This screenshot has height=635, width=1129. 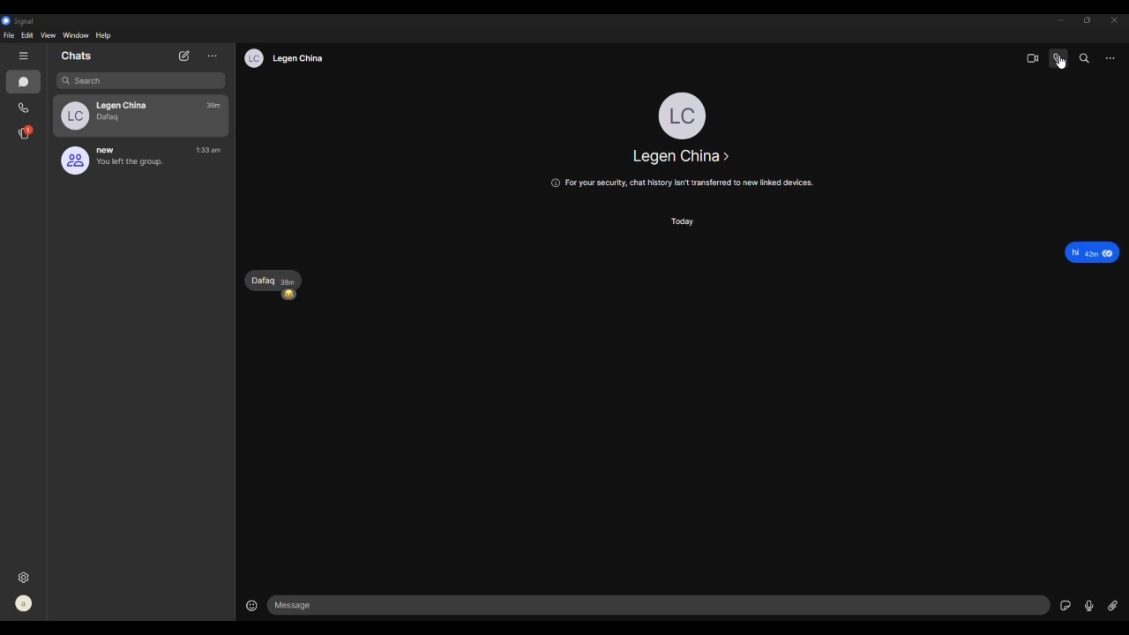 What do you see at coordinates (1059, 63) in the screenshot?
I see `cursor` at bounding box center [1059, 63].